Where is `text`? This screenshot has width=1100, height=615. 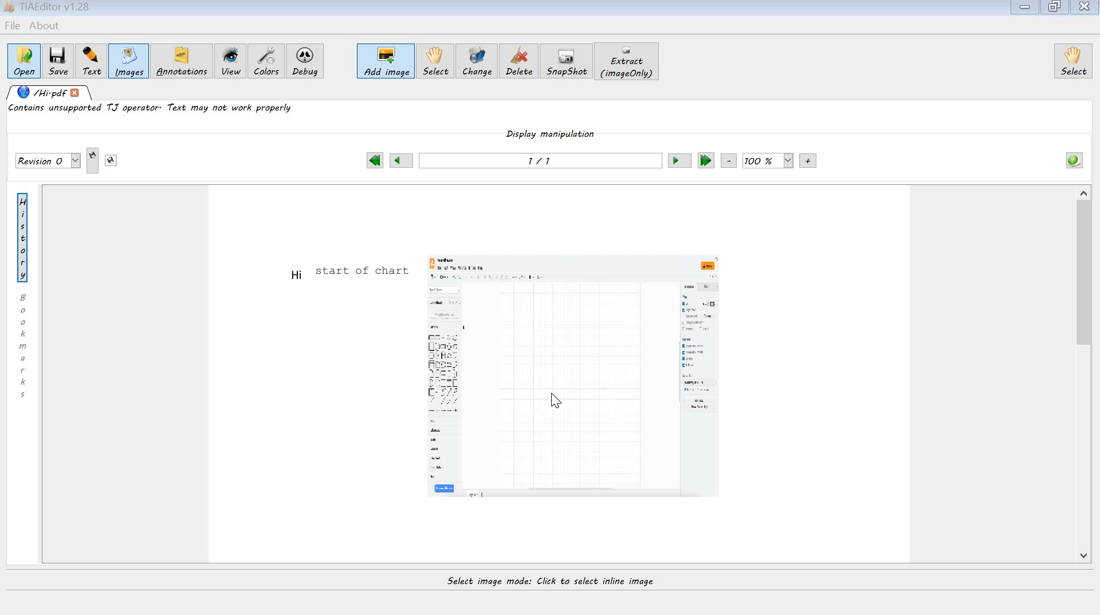 text is located at coordinates (345, 273).